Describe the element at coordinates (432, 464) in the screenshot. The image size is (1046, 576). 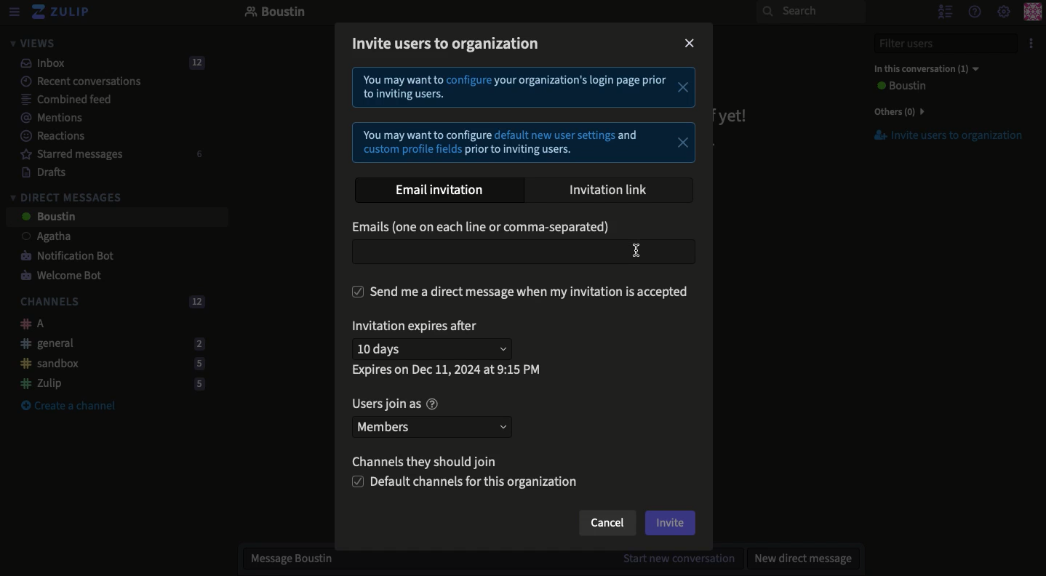
I see `Channels they should join` at that location.